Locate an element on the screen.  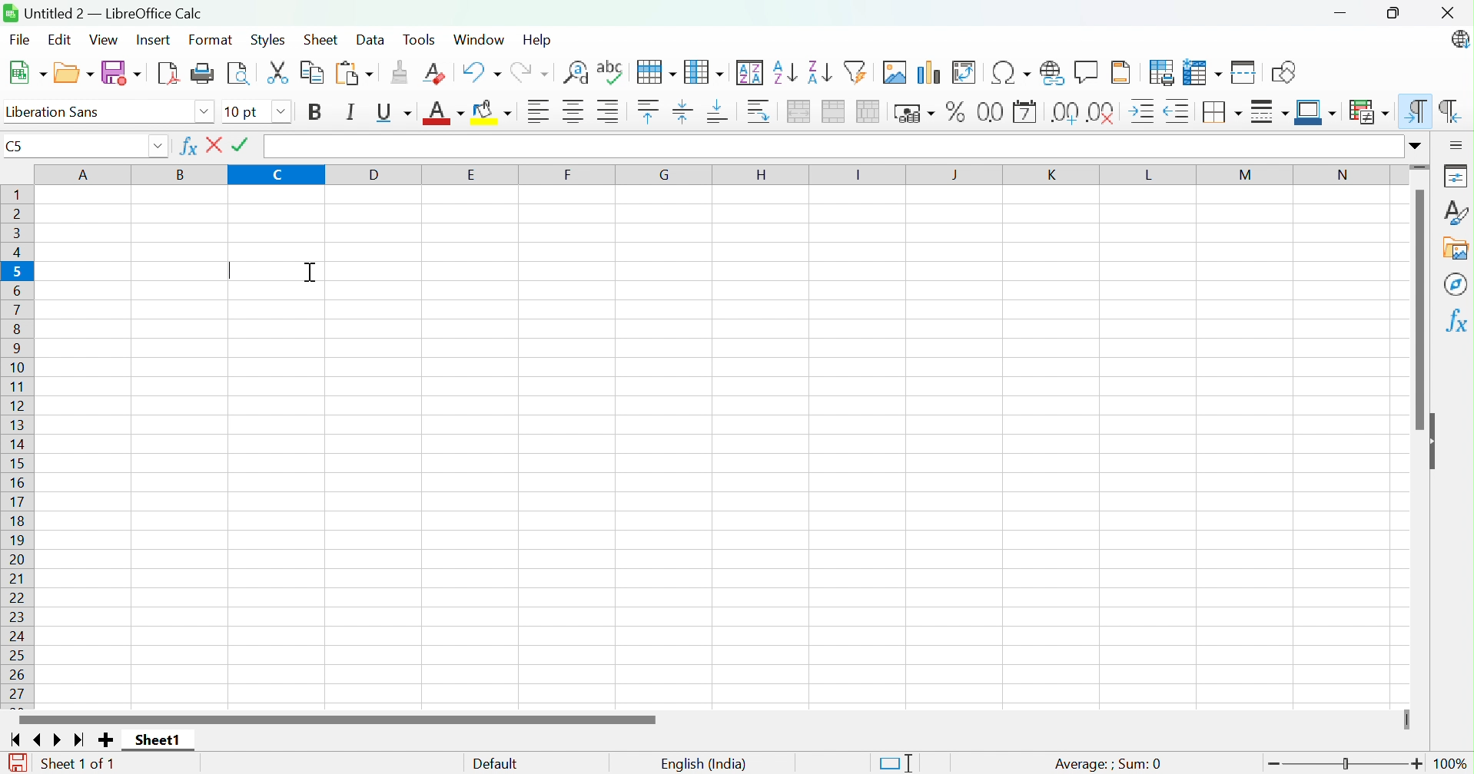
View is located at coordinates (106, 40).